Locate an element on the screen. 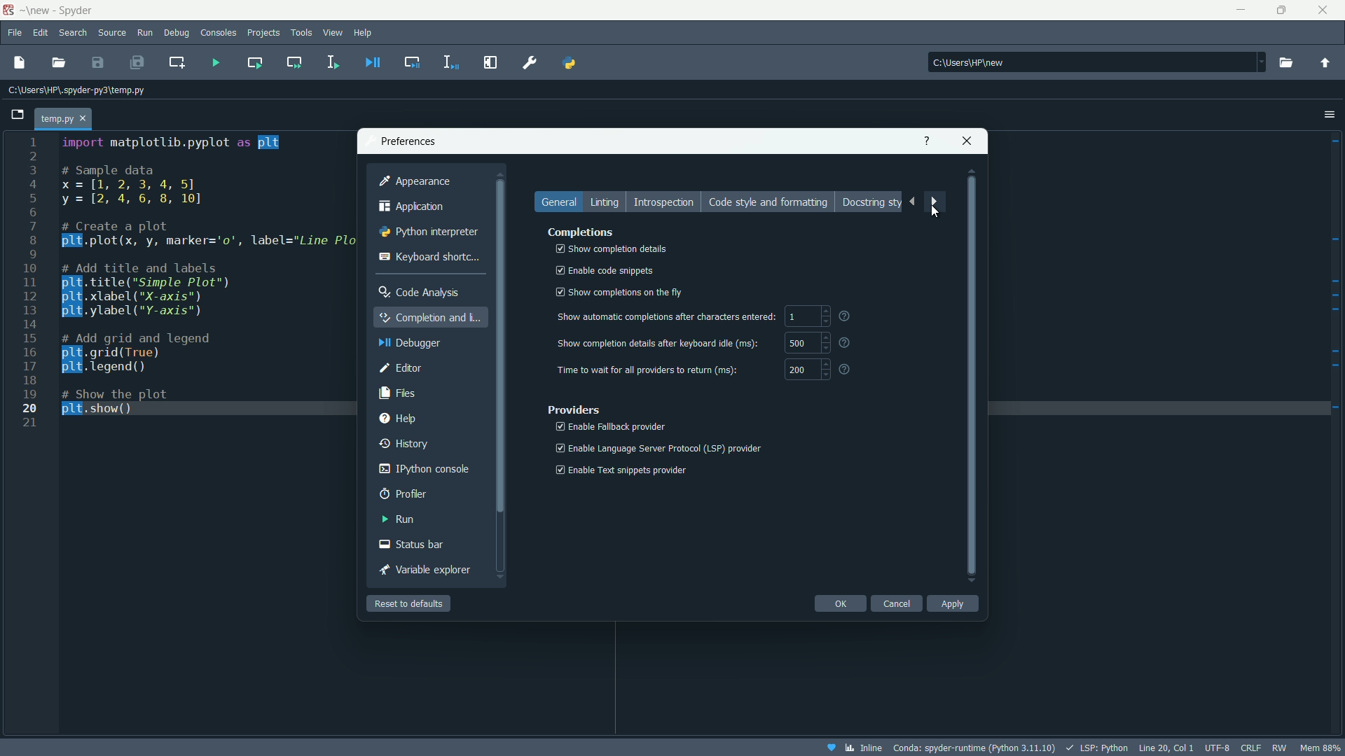 The width and height of the screenshot is (1345, 756). forward is located at coordinates (936, 203).